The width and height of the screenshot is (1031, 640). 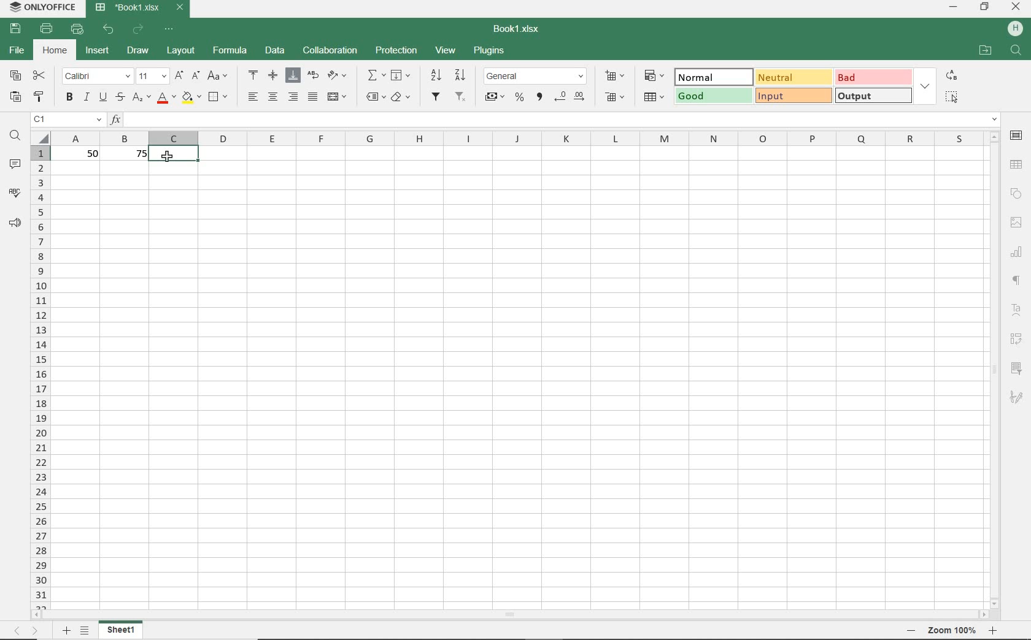 I want to click on selected cell, so click(x=174, y=154).